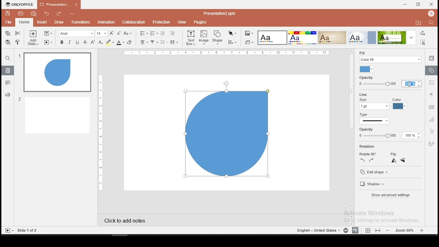 This screenshot has height=247, width=439. What do you see at coordinates (164, 42) in the screenshot?
I see `spacing` at bounding box center [164, 42].